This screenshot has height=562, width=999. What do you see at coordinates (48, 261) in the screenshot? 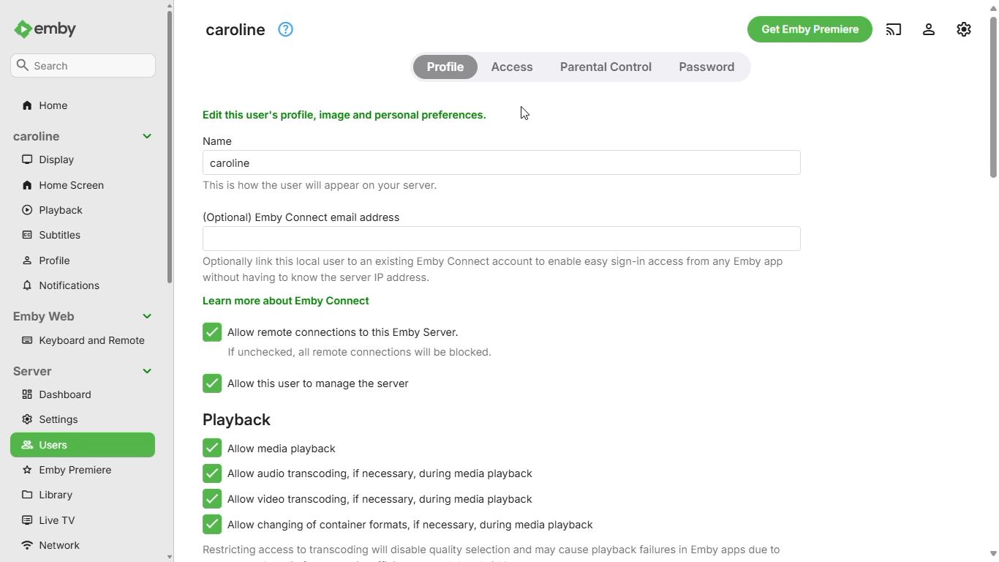
I see `profile` at bounding box center [48, 261].